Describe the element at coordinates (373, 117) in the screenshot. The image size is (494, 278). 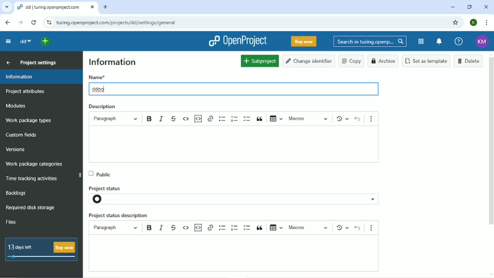
I see `Show more items` at that location.